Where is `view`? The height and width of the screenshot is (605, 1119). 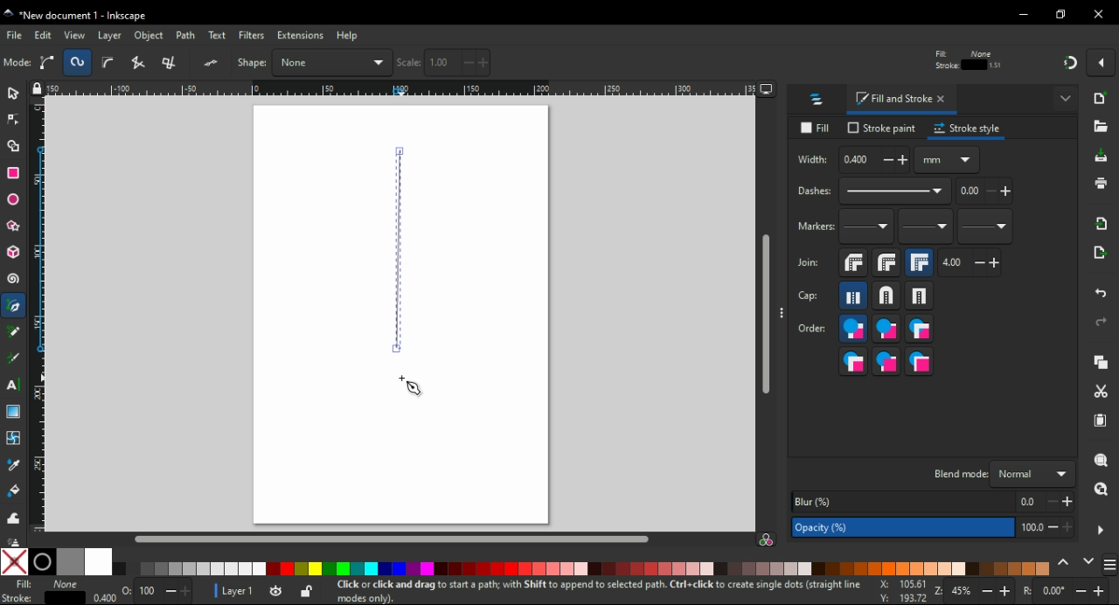
view is located at coordinates (75, 35).